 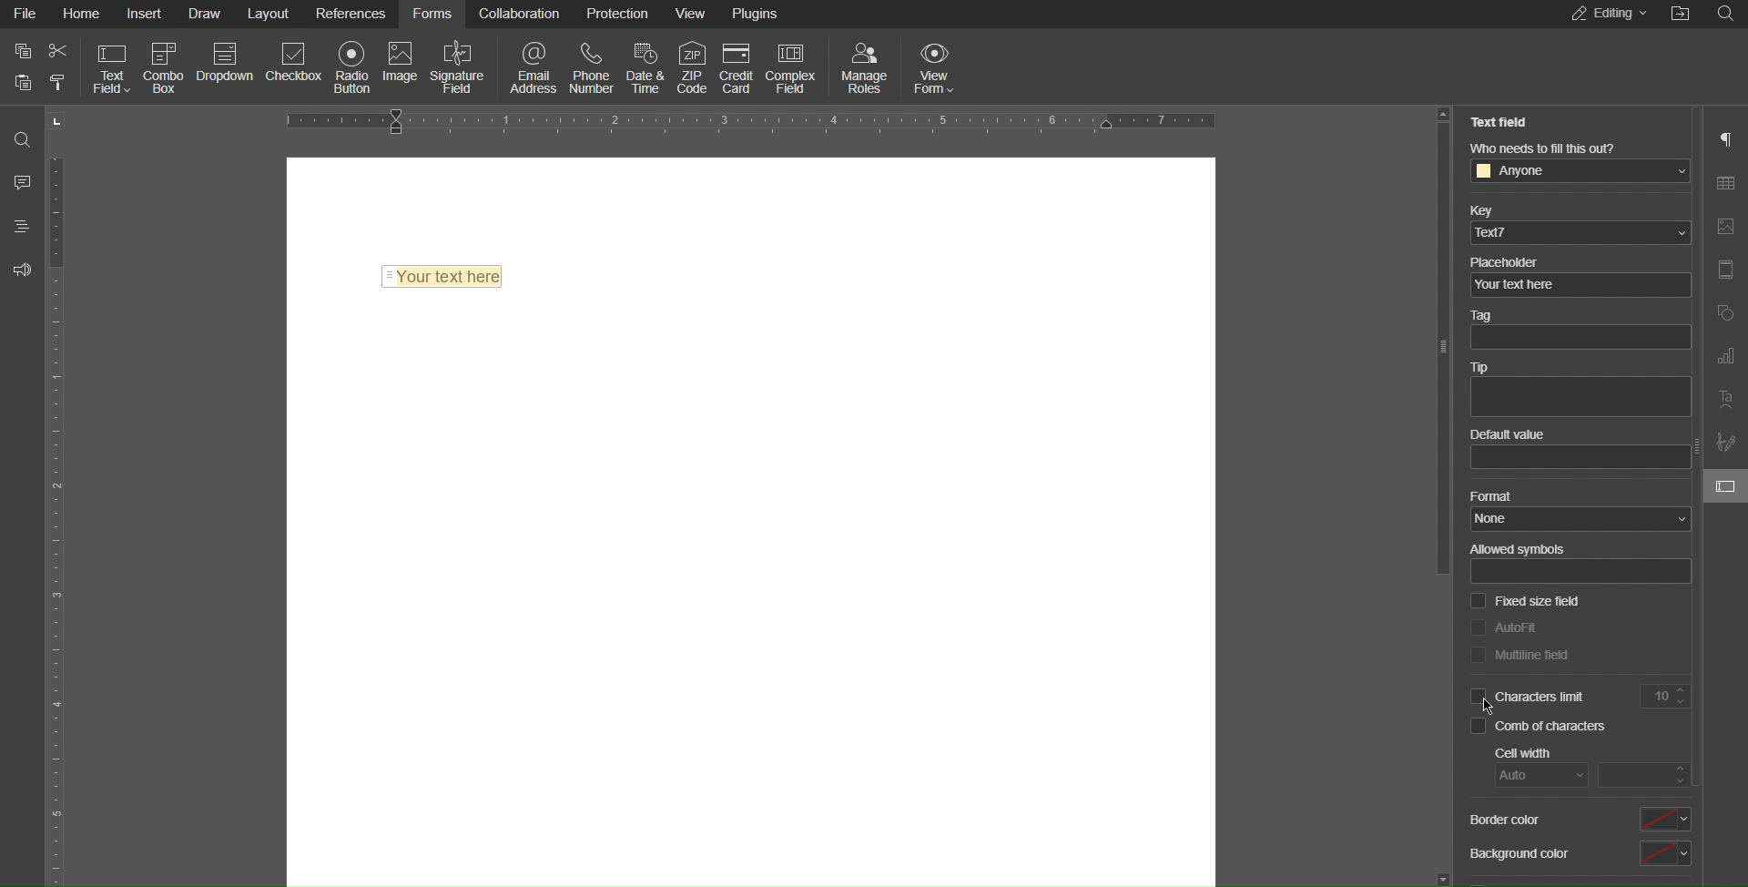 What do you see at coordinates (528, 66) in the screenshot?
I see `Email Address` at bounding box center [528, 66].